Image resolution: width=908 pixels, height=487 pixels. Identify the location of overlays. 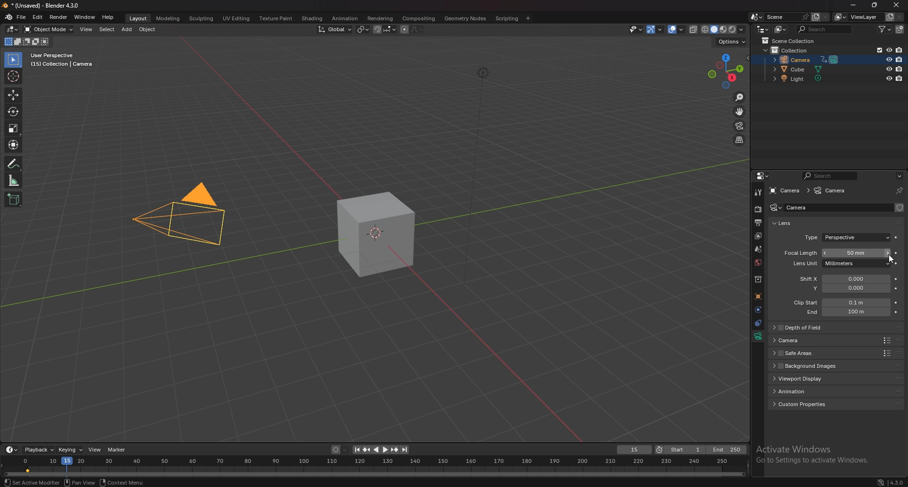
(677, 30).